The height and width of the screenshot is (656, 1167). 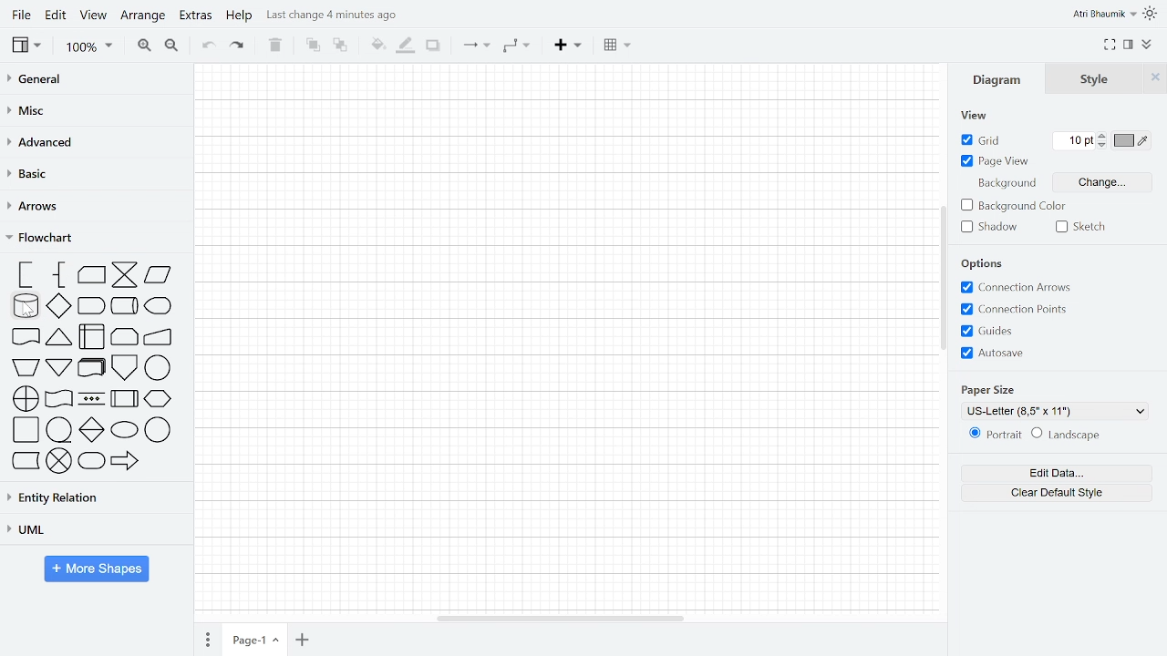 What do you see at coordinates (60, 276) in the screenshot?
I see `annotation` at bounding box center [60, 276].